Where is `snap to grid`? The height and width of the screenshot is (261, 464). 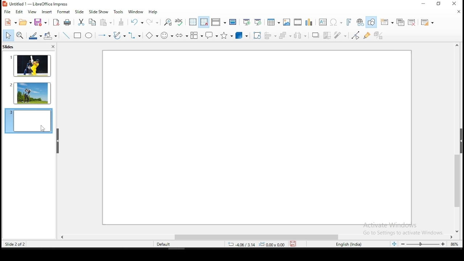
snap to grid is located at coordinates (204, 22).